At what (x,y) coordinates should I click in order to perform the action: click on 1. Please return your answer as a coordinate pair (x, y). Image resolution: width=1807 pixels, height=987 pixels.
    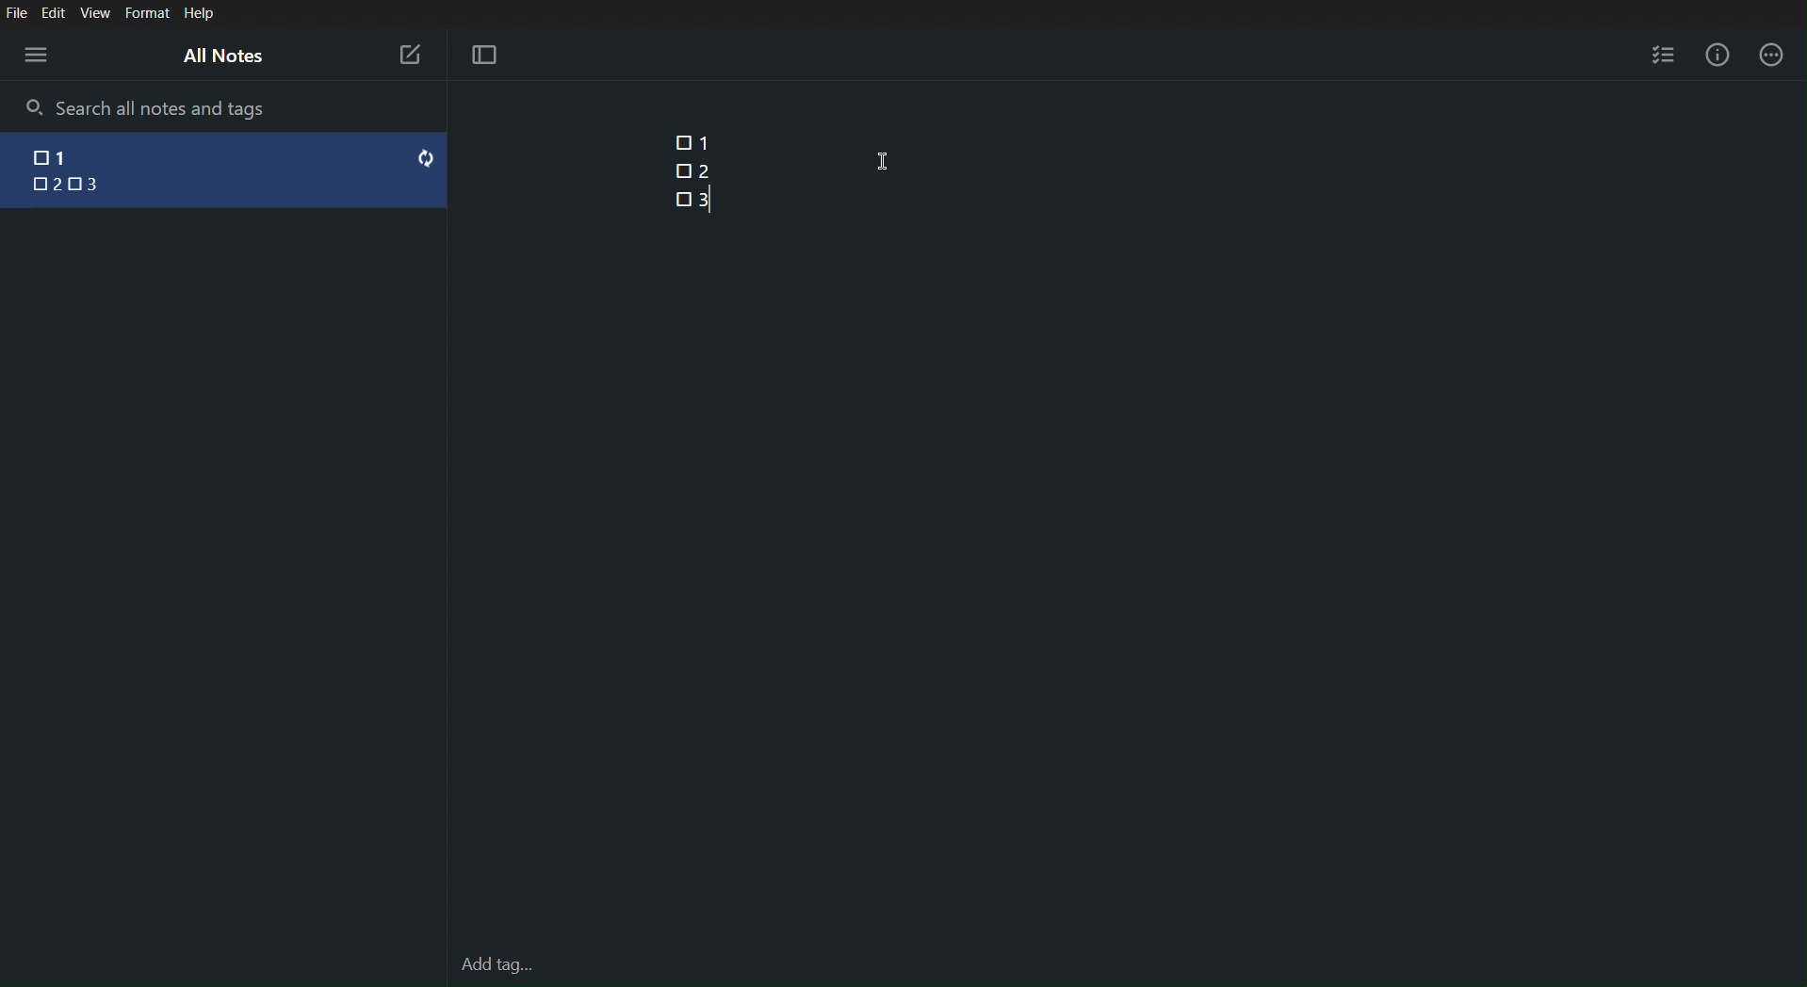
    Looking at the image, I should click on (707, 142).